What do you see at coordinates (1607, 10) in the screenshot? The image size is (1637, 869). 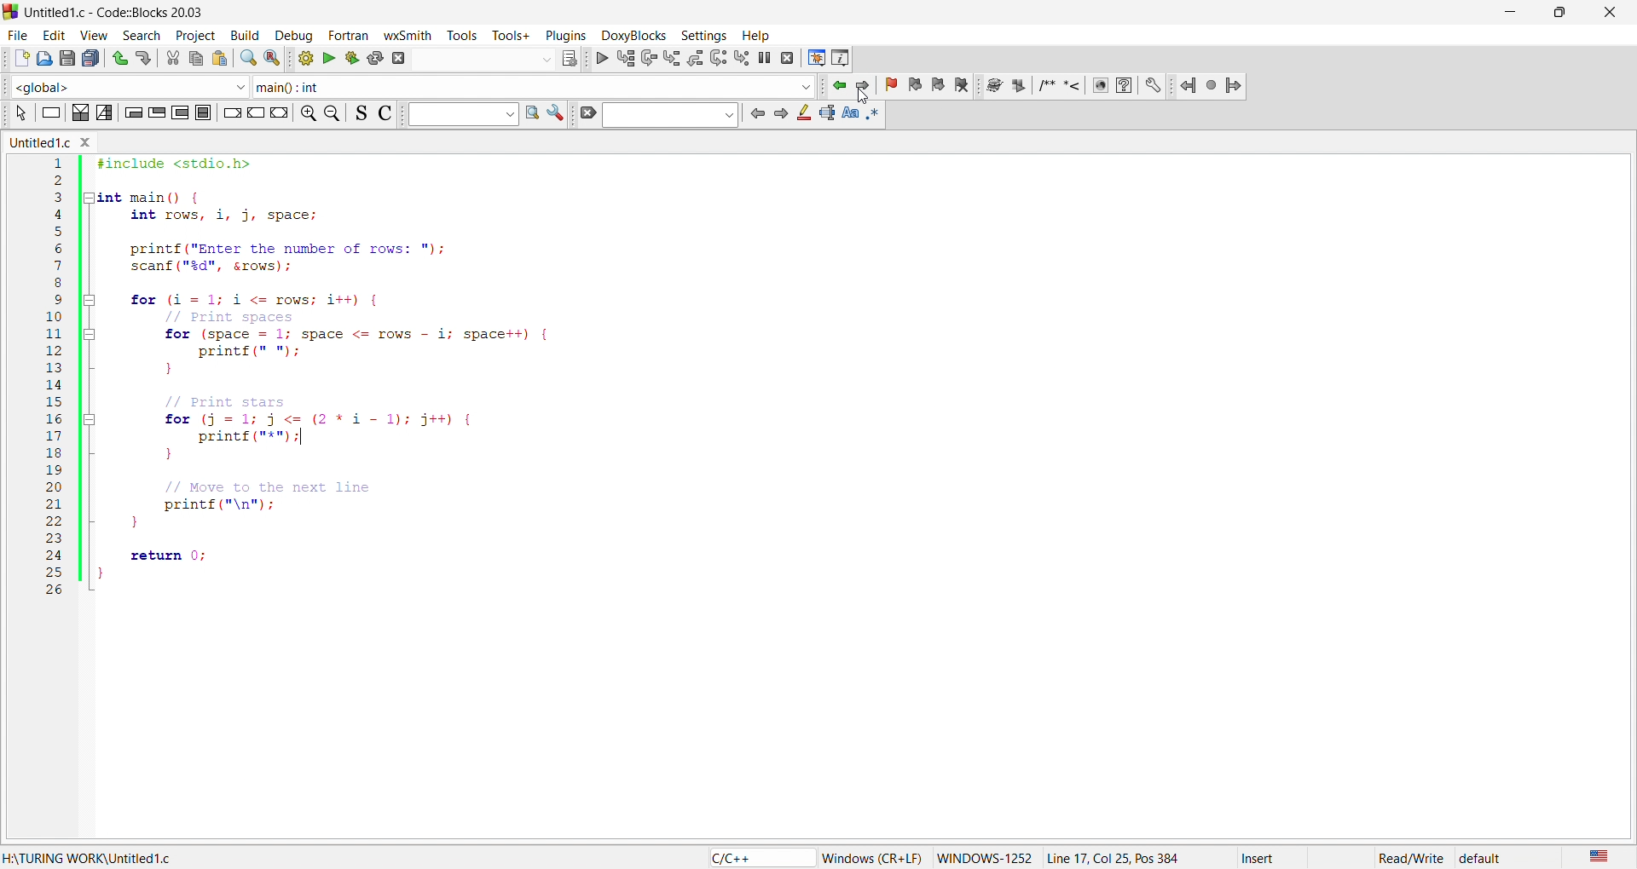 I see `close` at bounding box center [1607, 10].